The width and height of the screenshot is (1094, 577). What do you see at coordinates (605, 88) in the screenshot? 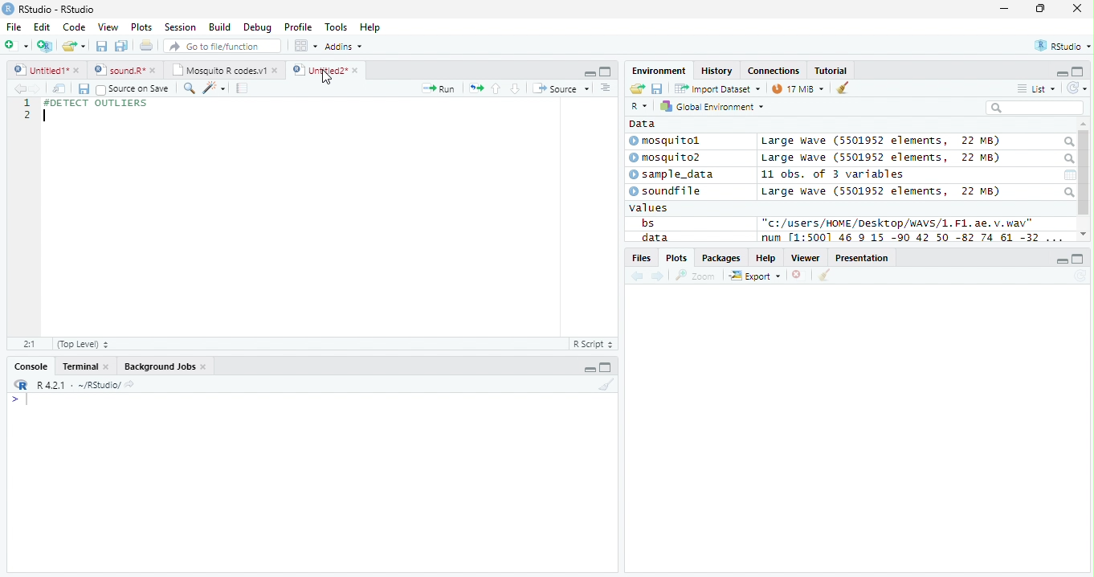
I see `Show document outline` at bounding box center [605, 88].